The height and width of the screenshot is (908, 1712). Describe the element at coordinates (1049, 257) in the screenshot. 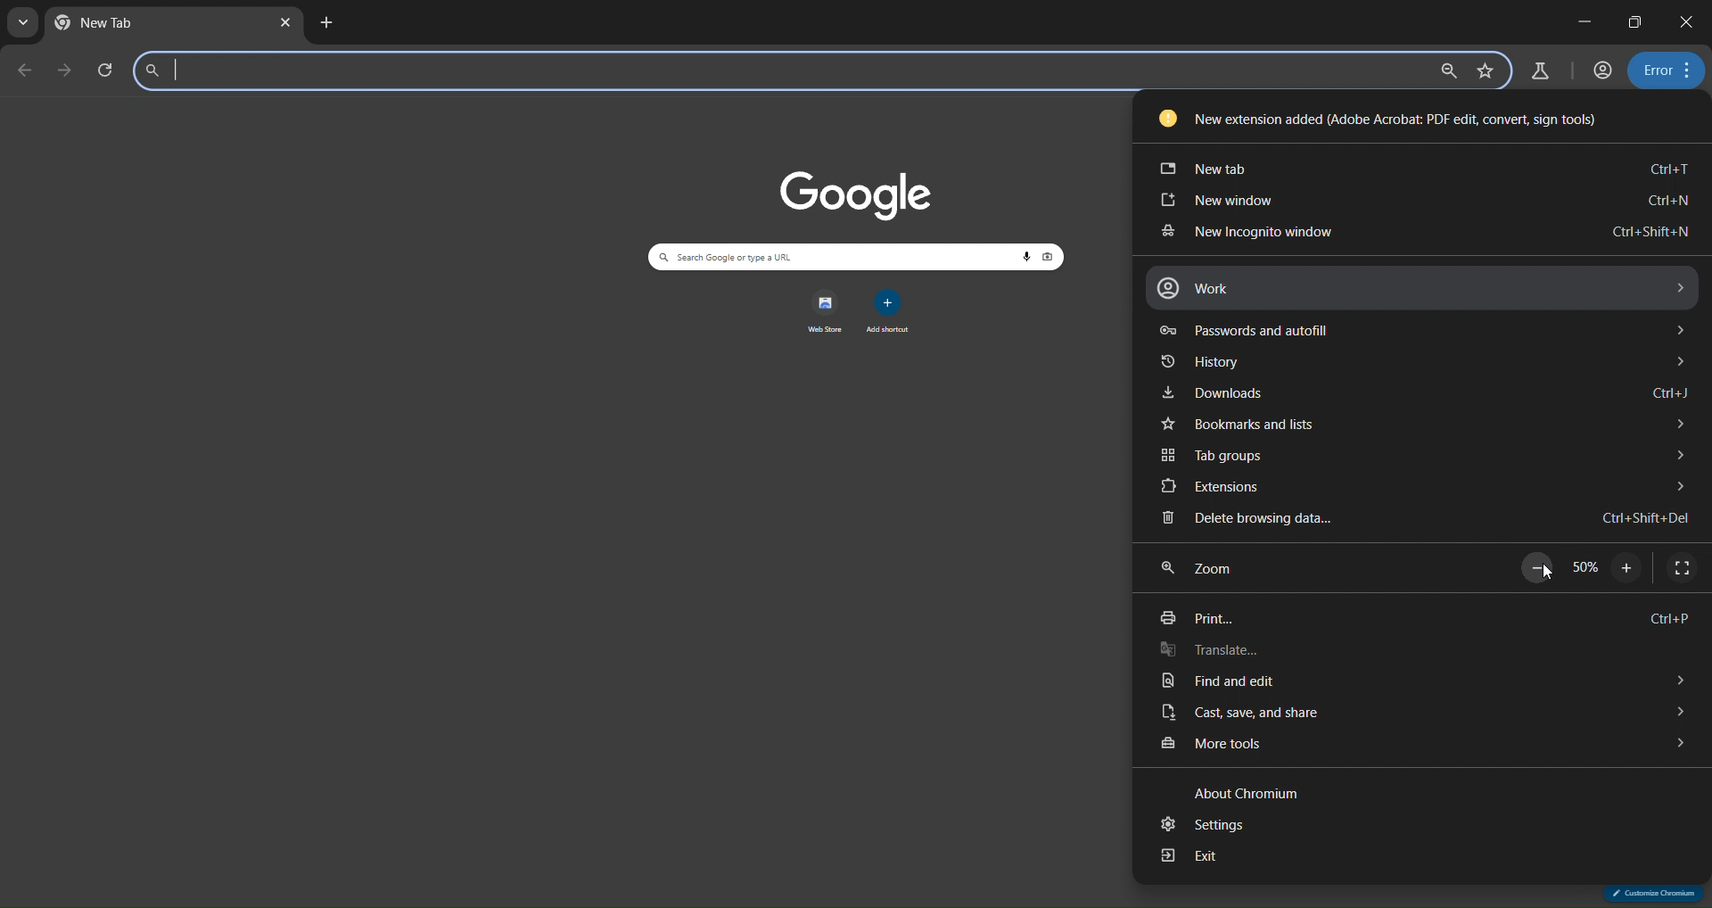

I see `image search` at that location.